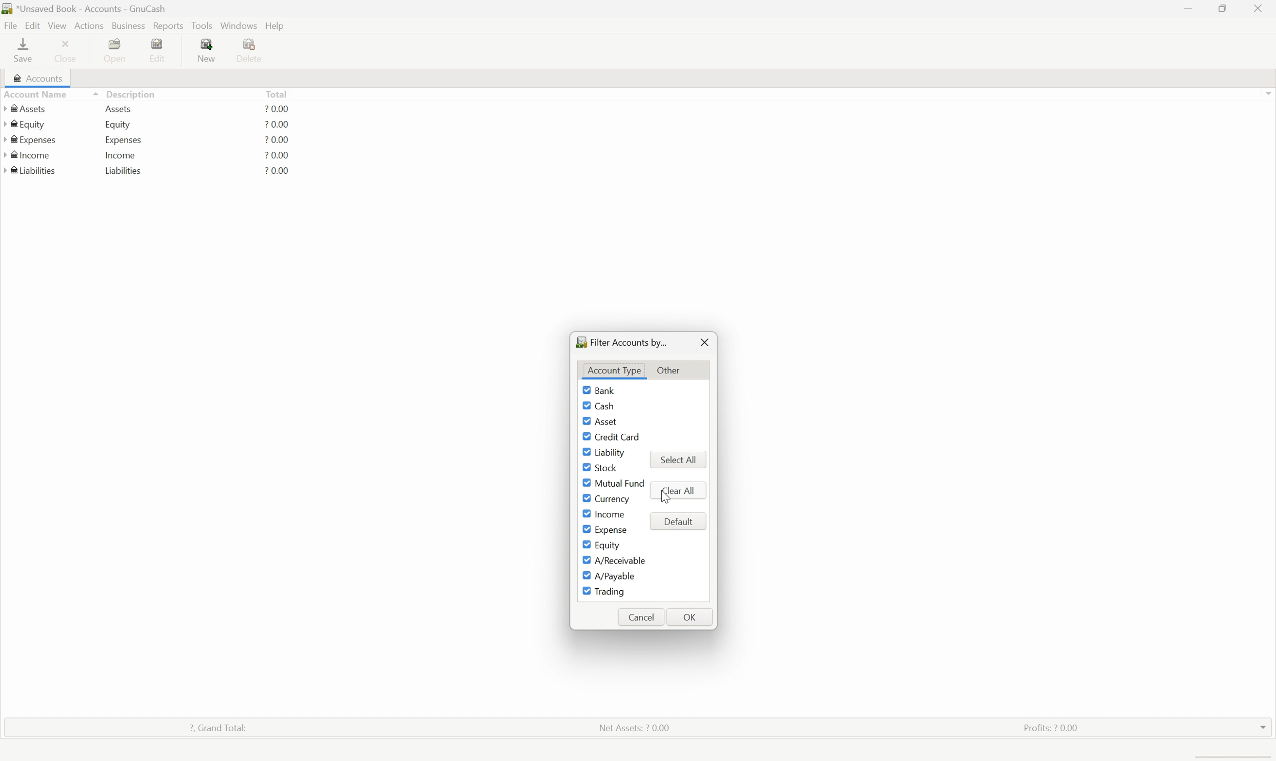  What do you see at coordinates (127, 93) in the screenshot?
I see `Description` at bounding box center [127, 93].